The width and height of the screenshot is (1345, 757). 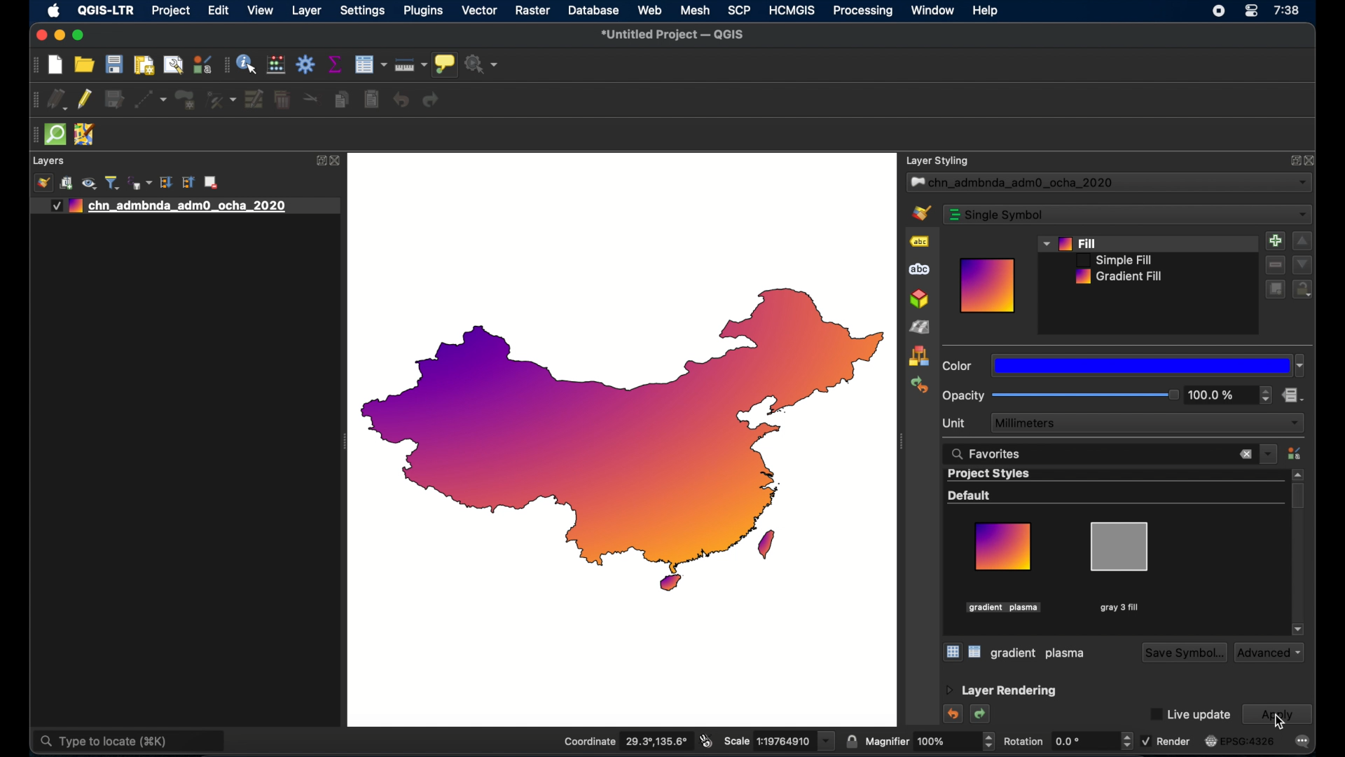 I want to click on decrement, so click(x=1302, y=265).